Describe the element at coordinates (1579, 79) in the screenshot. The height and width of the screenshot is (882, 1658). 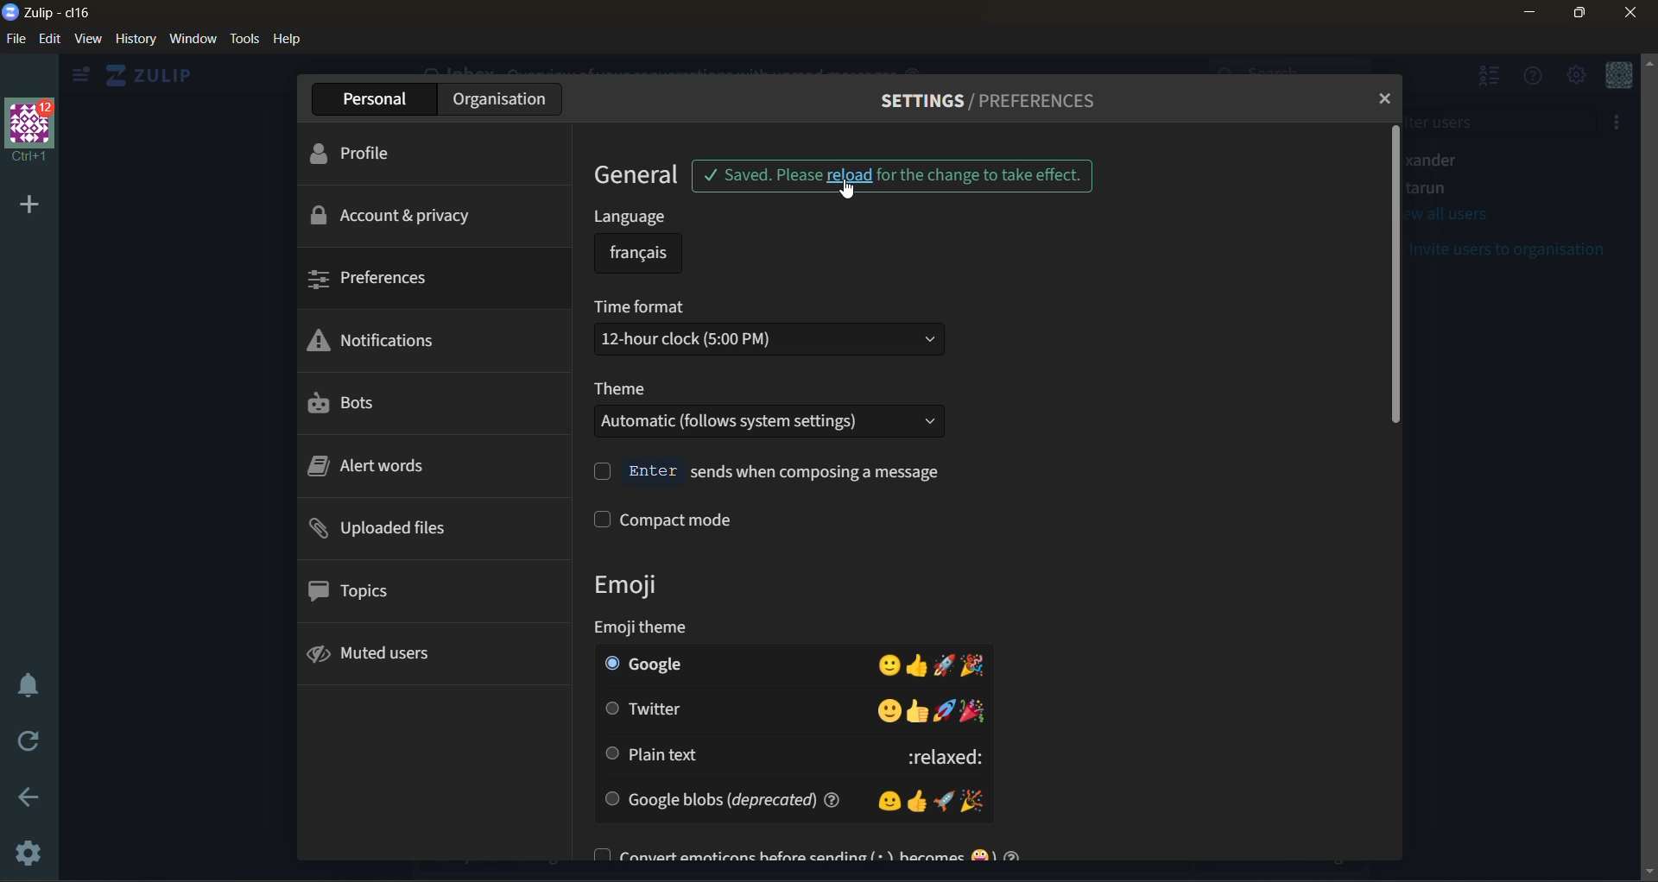
I see `main menu` at that location.